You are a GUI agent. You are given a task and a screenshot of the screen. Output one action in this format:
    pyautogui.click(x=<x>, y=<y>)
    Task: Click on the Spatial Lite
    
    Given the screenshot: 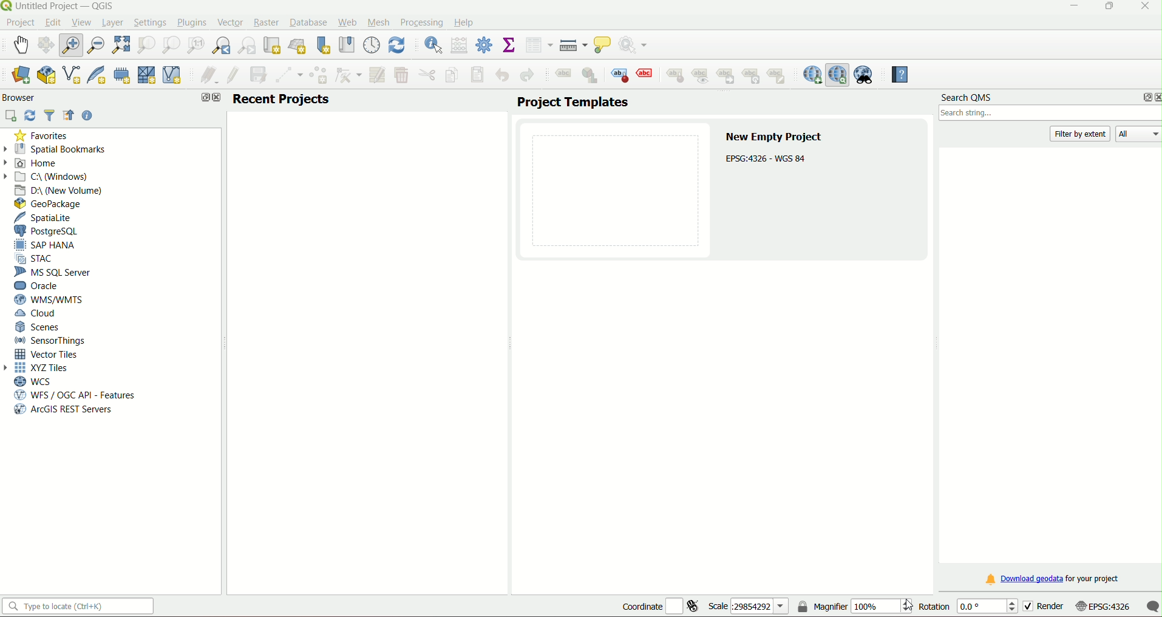 What is the action you would take?
    pyautogui.click(x=49, y=217)
    